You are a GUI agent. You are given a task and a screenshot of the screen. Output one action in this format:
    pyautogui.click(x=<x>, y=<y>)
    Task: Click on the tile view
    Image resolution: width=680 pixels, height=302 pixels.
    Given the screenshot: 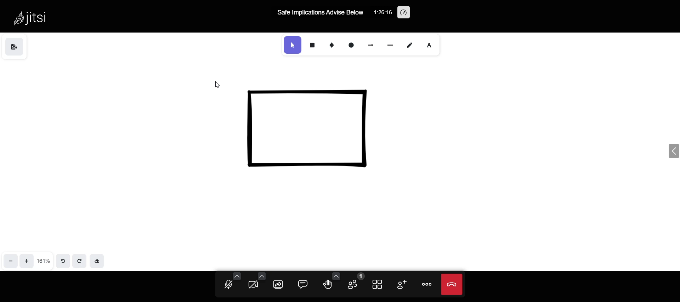 What is the action you would take?
    pyautogui.click(x=377, y=285)
    